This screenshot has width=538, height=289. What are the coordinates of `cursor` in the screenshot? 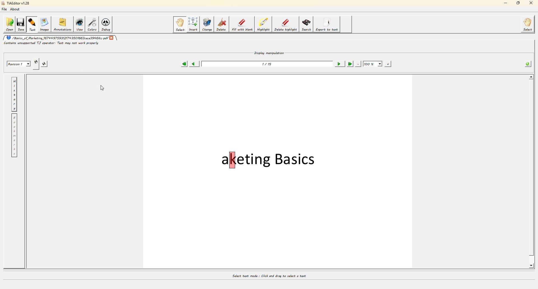 It's located at (104, 88).